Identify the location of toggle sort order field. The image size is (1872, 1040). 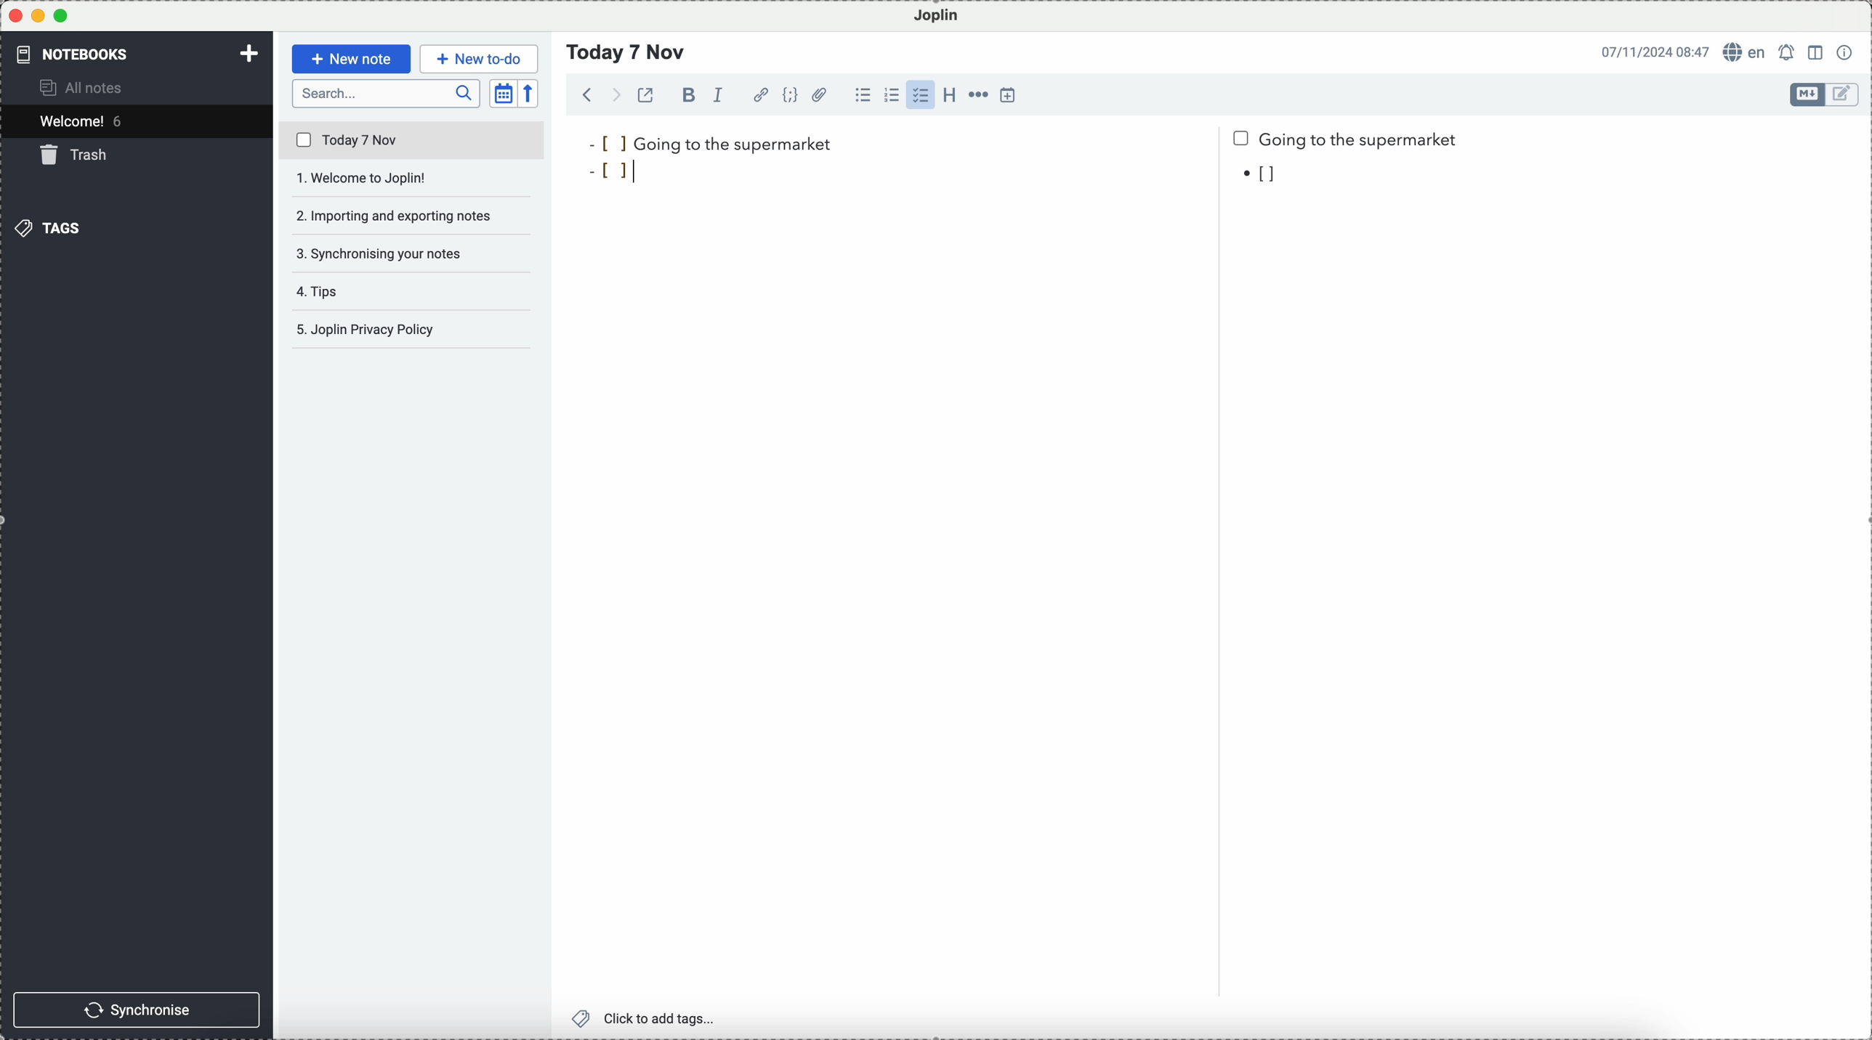
(504, 94).